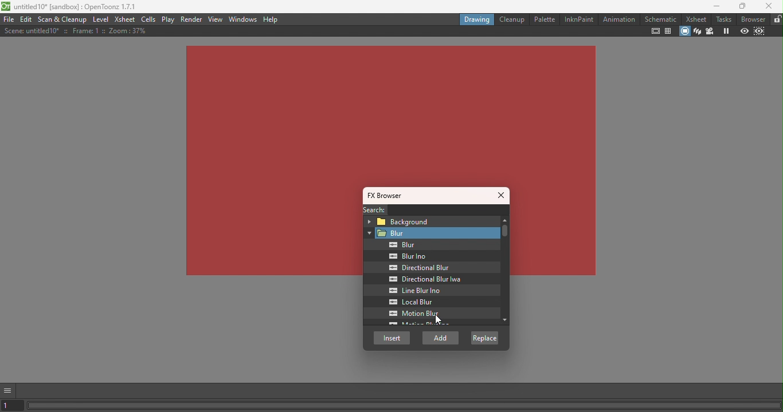 Image resolution: width=783 pixels, height=412 pixels. What do you see at coordinates (397, 245) in the screenshot?
I see `Blur` at bounding box center [397, 245].